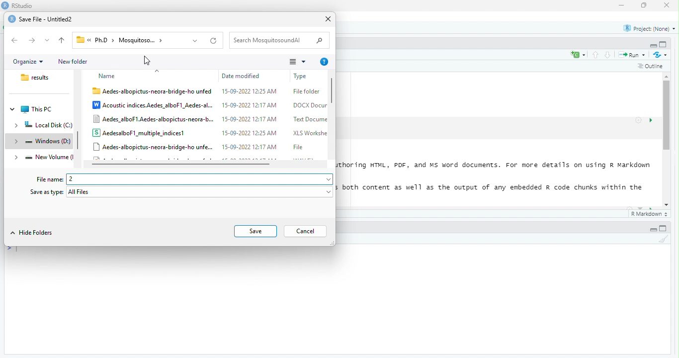 The image size is (679, 358). Describe the element at coordinates (196, 192) in the screenshot. I see `All Files` at that location.